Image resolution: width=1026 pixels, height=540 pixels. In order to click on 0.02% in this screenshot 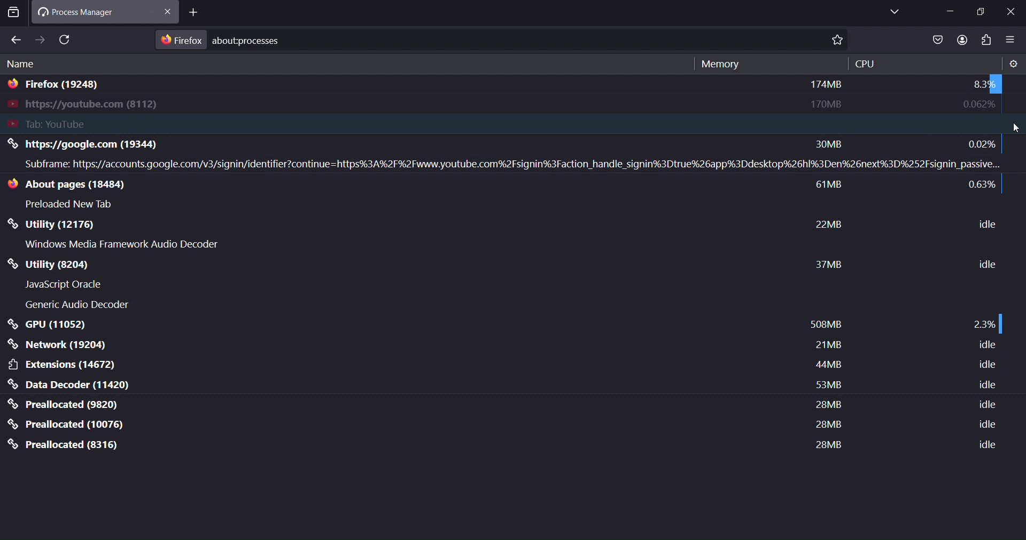, I will do `click(980, 144)`.